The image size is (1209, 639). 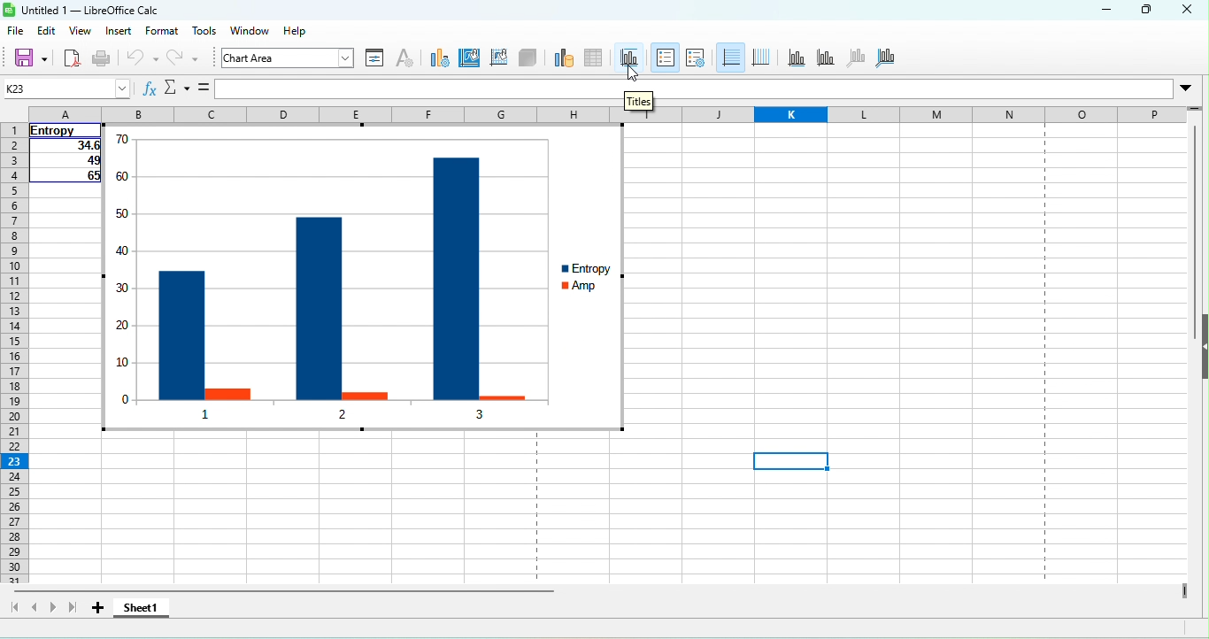 What do you see at coordinates (17, 34) in the screenshot?
I see `file` at bounding box center [17, 34].